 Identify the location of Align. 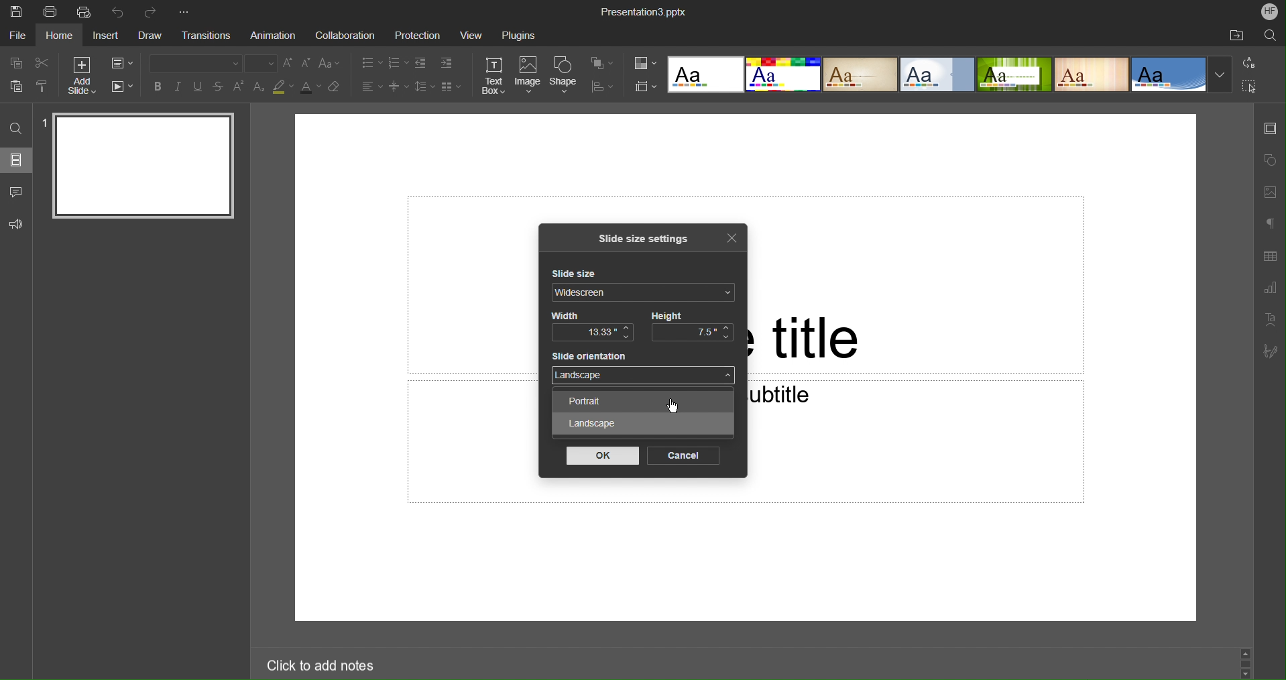
(603, 87).